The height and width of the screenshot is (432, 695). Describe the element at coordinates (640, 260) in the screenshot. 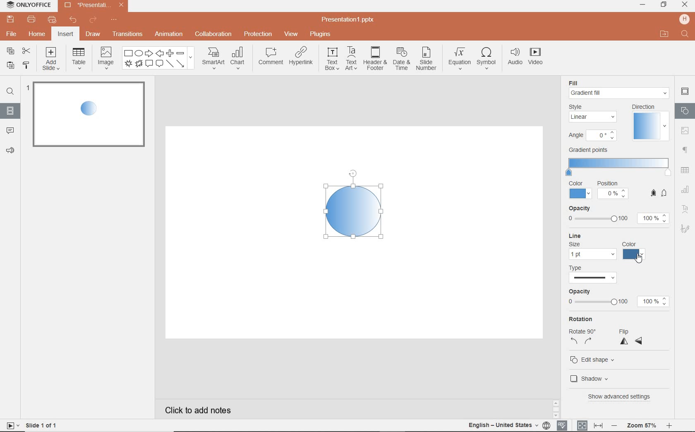

I see `mouse pointer` at that location.